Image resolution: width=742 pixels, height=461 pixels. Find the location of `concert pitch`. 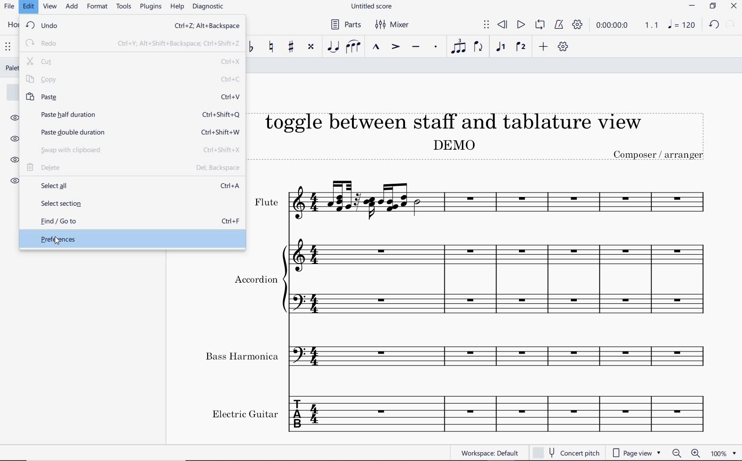

concert pitch is located at coordinates (566, 453).